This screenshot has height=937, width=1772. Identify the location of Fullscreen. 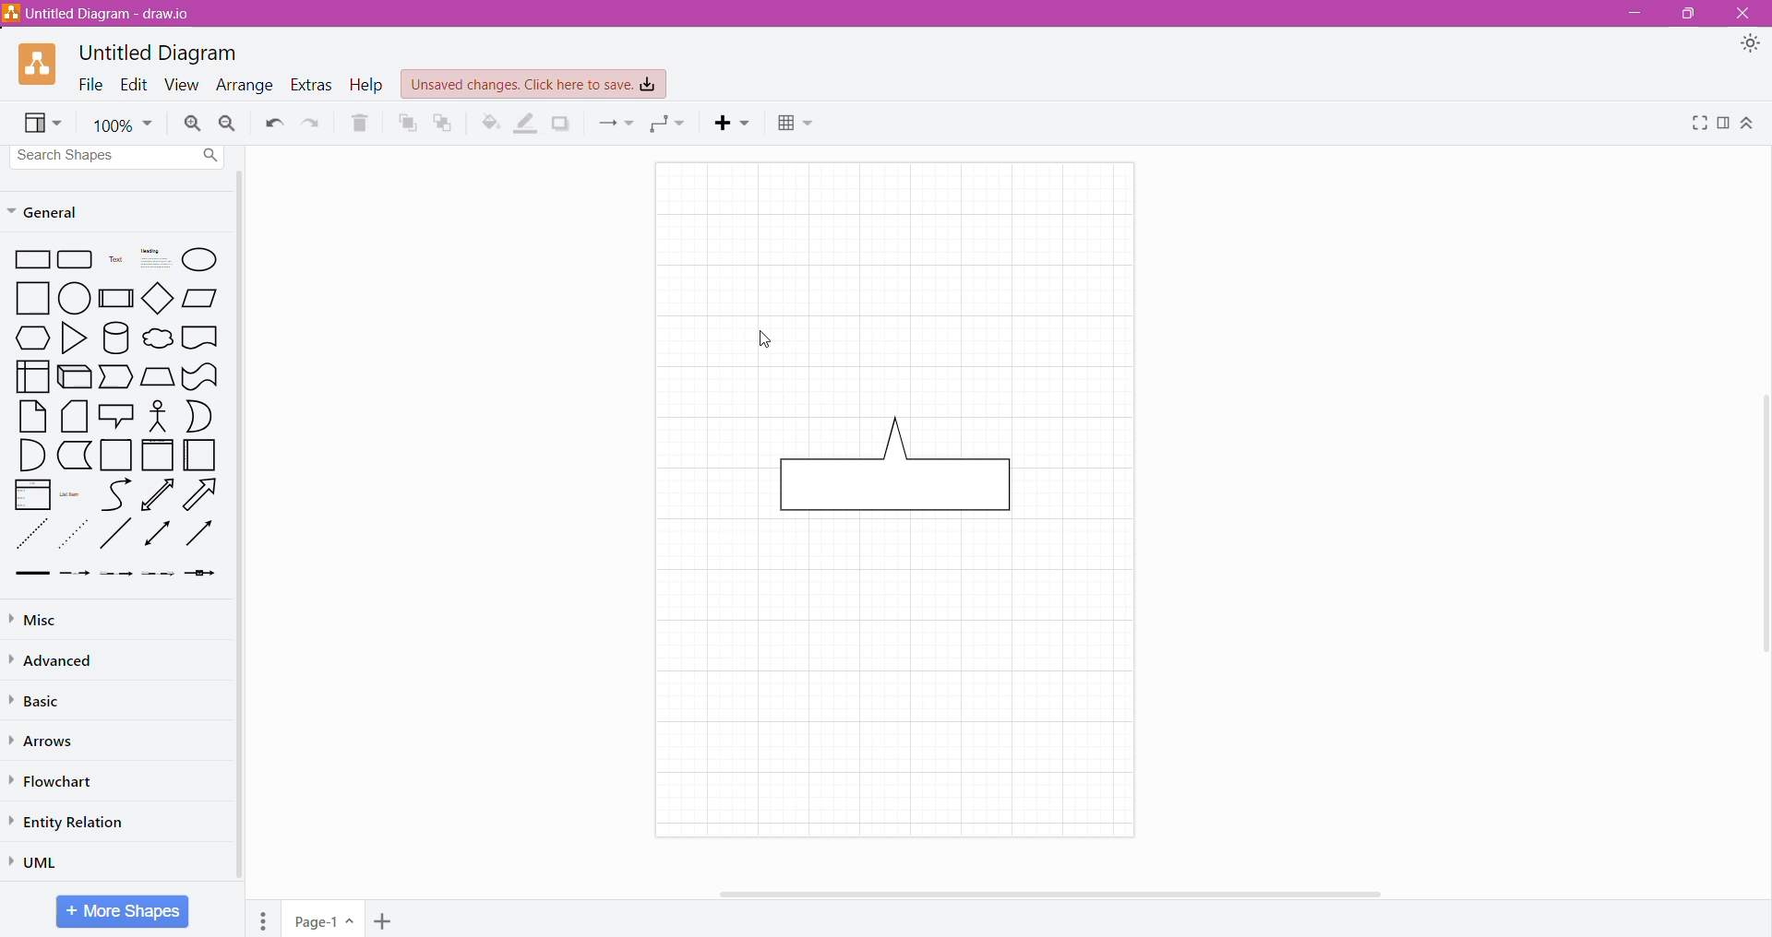
(1697, 123).